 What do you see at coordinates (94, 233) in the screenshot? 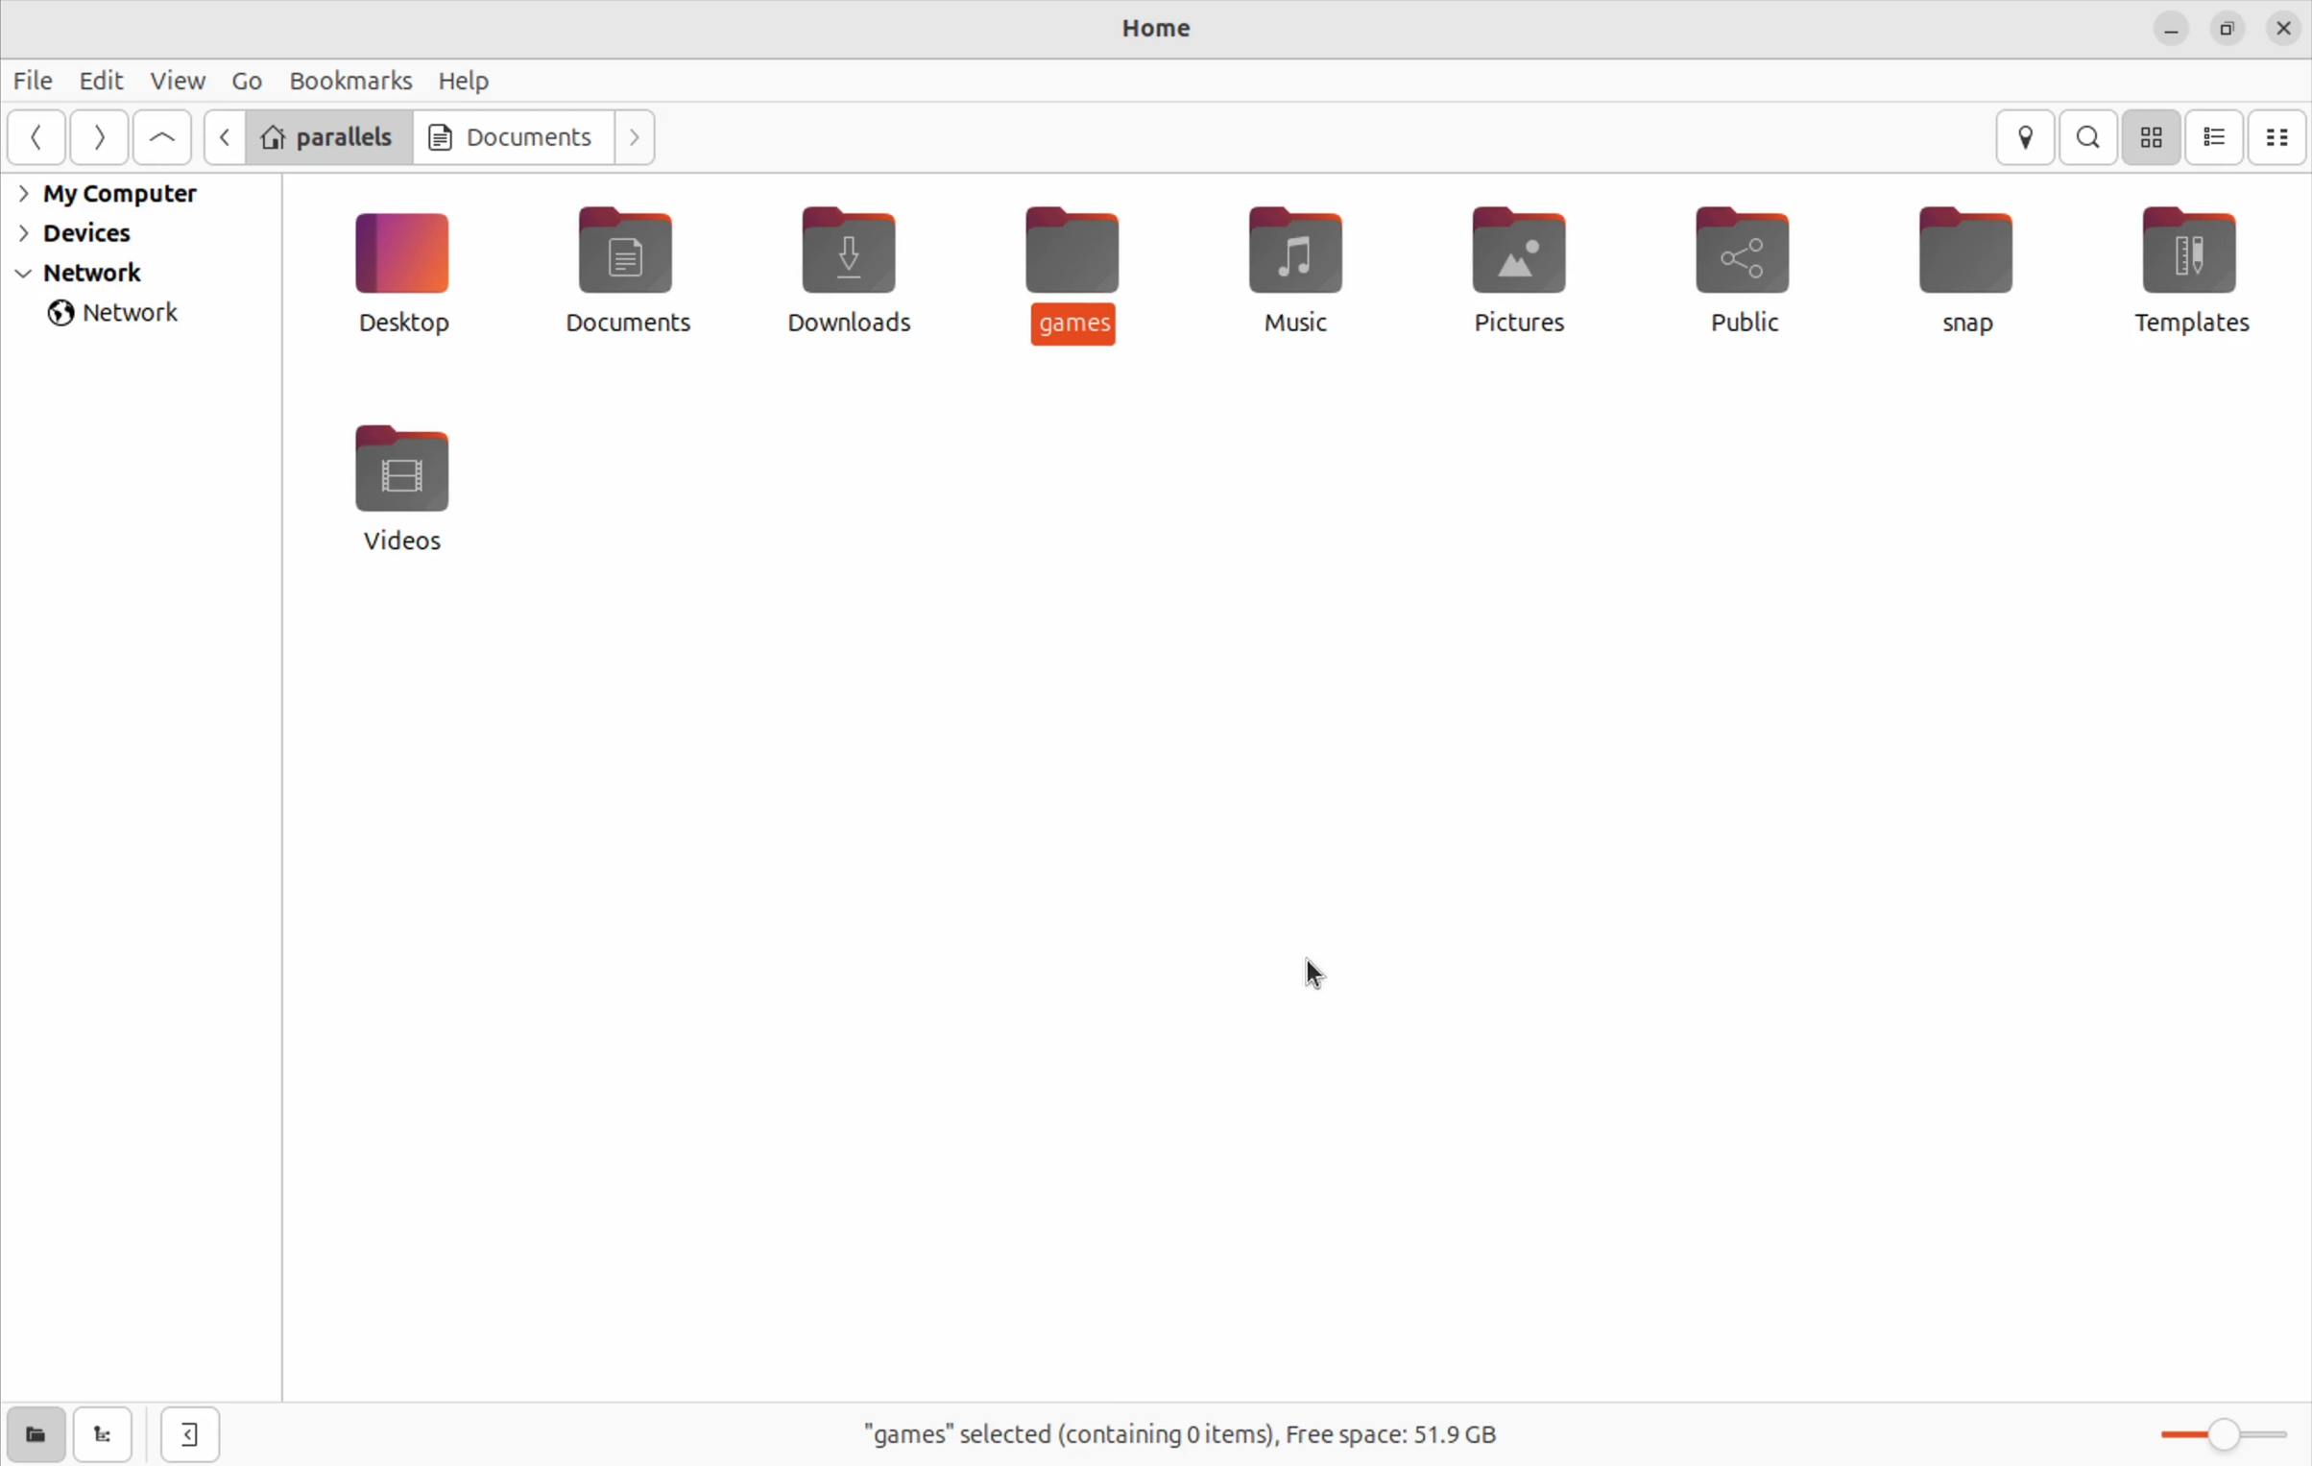
I see `Devices` at bounding box center [94, 233].